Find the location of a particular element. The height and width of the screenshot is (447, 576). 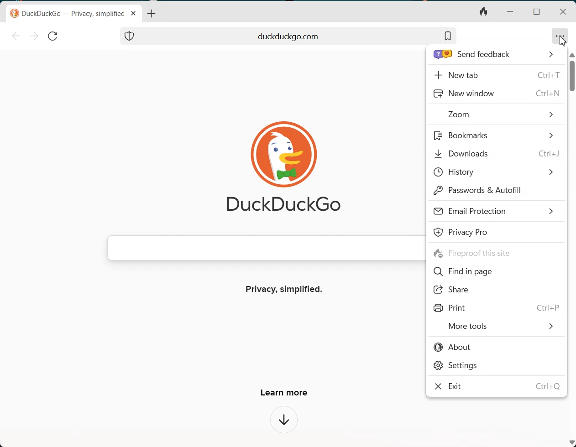

Cursor is located at coordinates (562, 41).